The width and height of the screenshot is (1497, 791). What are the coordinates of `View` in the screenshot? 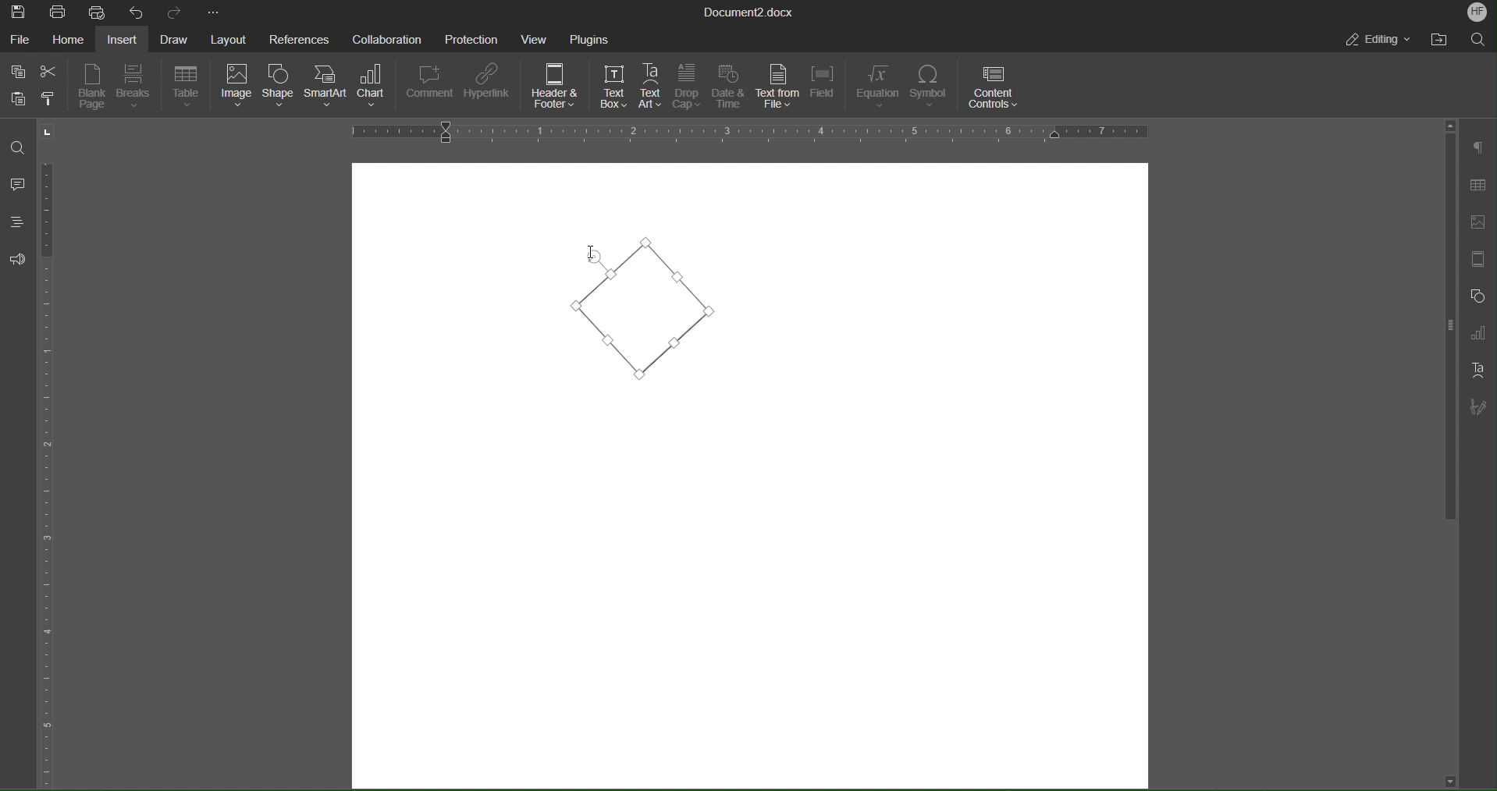 It's located at (537, 37).